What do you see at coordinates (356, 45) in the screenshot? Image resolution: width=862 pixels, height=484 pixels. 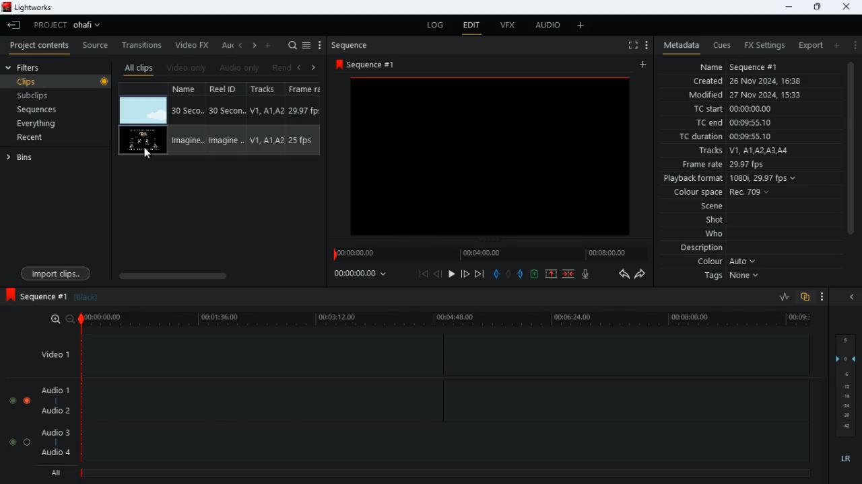 I see `sequence` at bounding box center [356, 45].